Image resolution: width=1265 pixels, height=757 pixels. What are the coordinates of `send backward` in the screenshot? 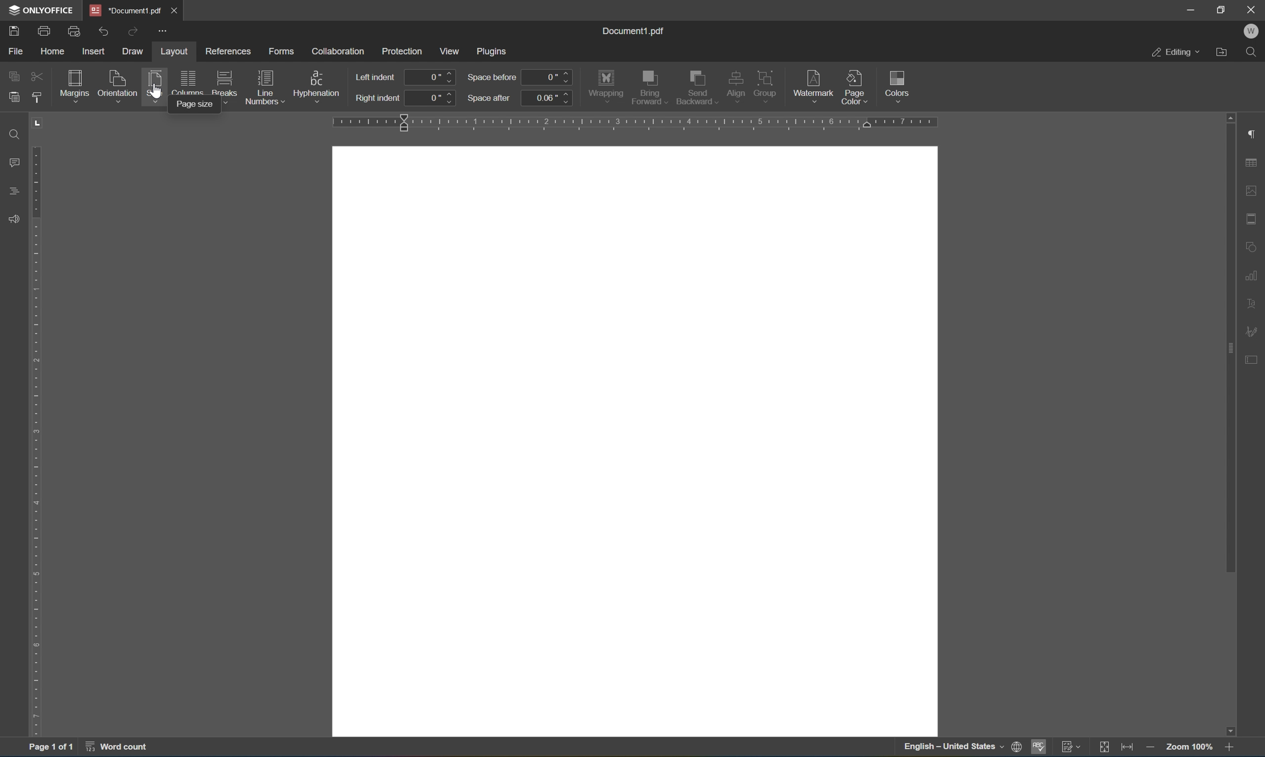 It's located at (695, 87).